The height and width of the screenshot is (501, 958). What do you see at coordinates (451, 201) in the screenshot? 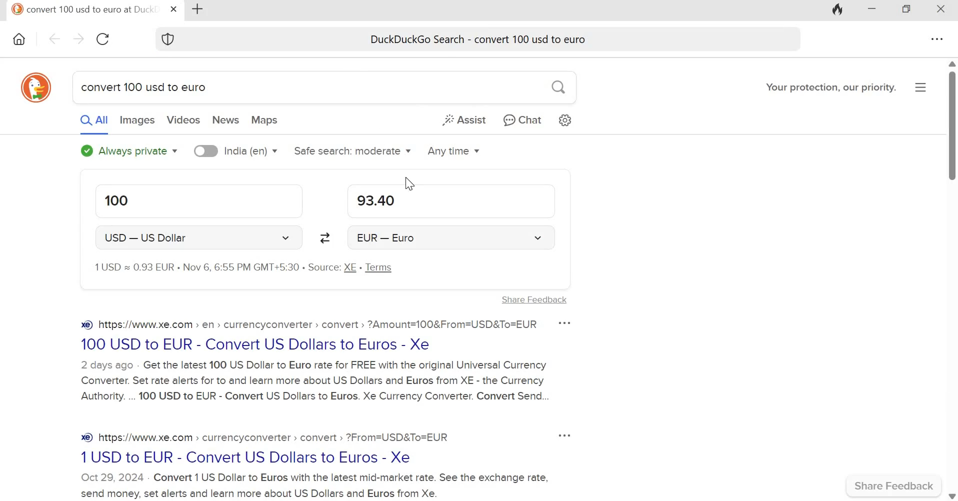
I see `93.40` at bounding box center [451, 201].